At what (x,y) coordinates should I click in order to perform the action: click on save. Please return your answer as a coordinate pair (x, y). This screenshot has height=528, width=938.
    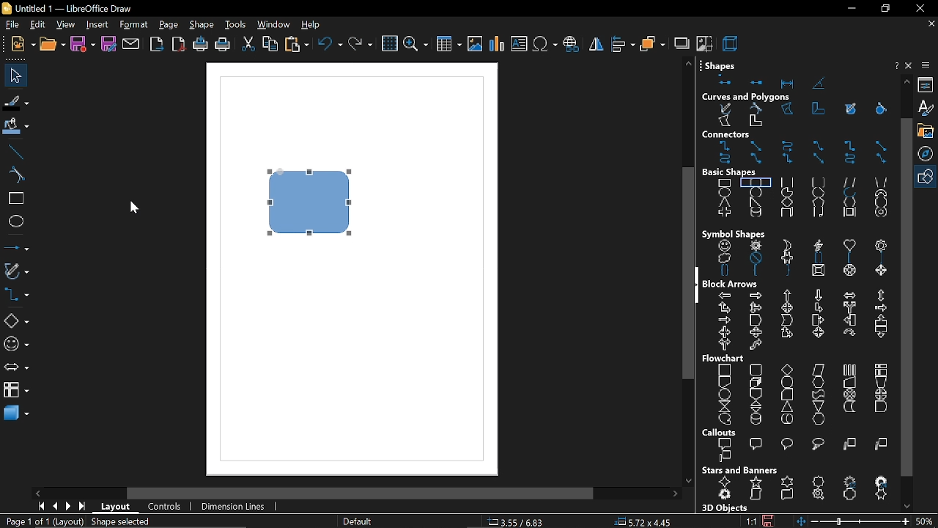
    Looking at the image, I should click on (768, 519).